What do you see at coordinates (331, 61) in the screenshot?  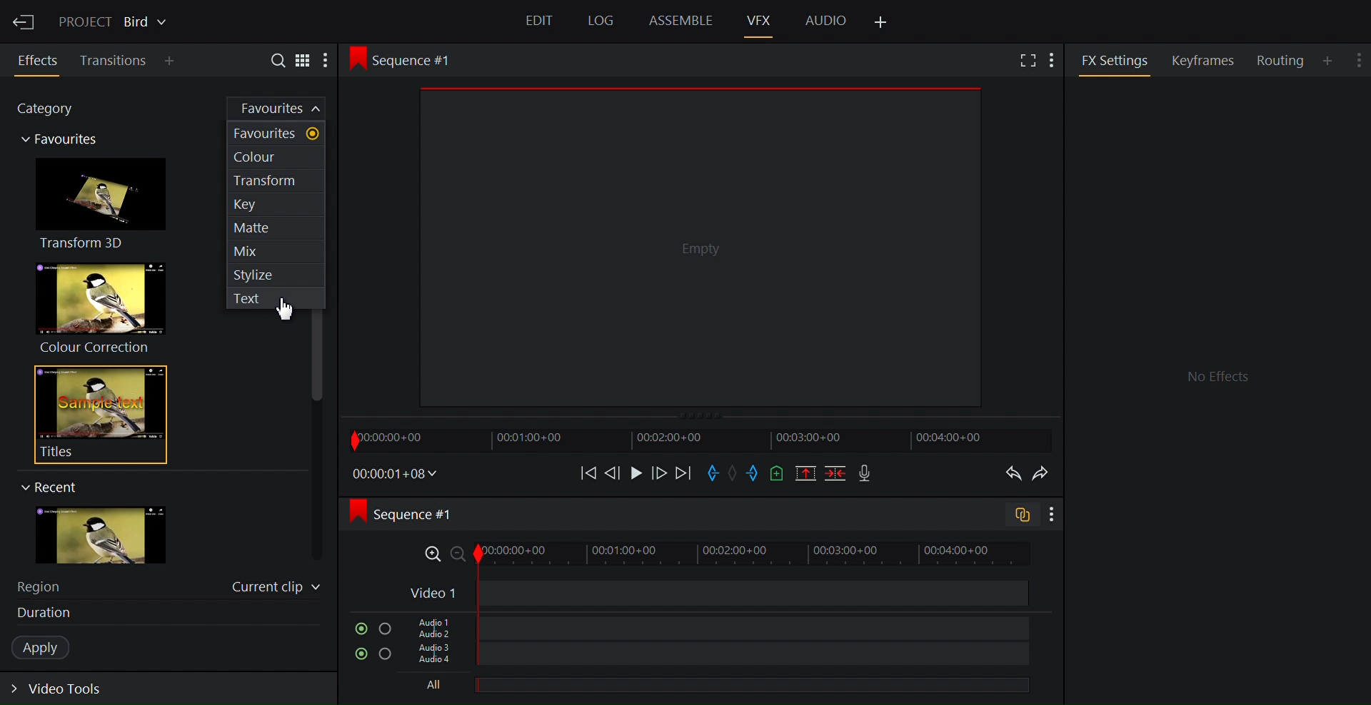 I see `More` at bounding box center [331, 61].